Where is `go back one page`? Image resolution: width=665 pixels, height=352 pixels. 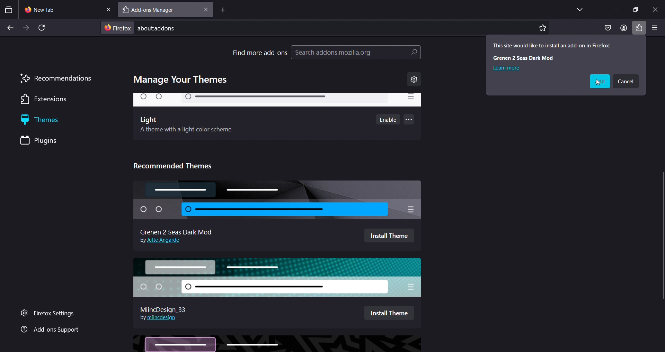 go back one page is located at coordinates (10, 27).